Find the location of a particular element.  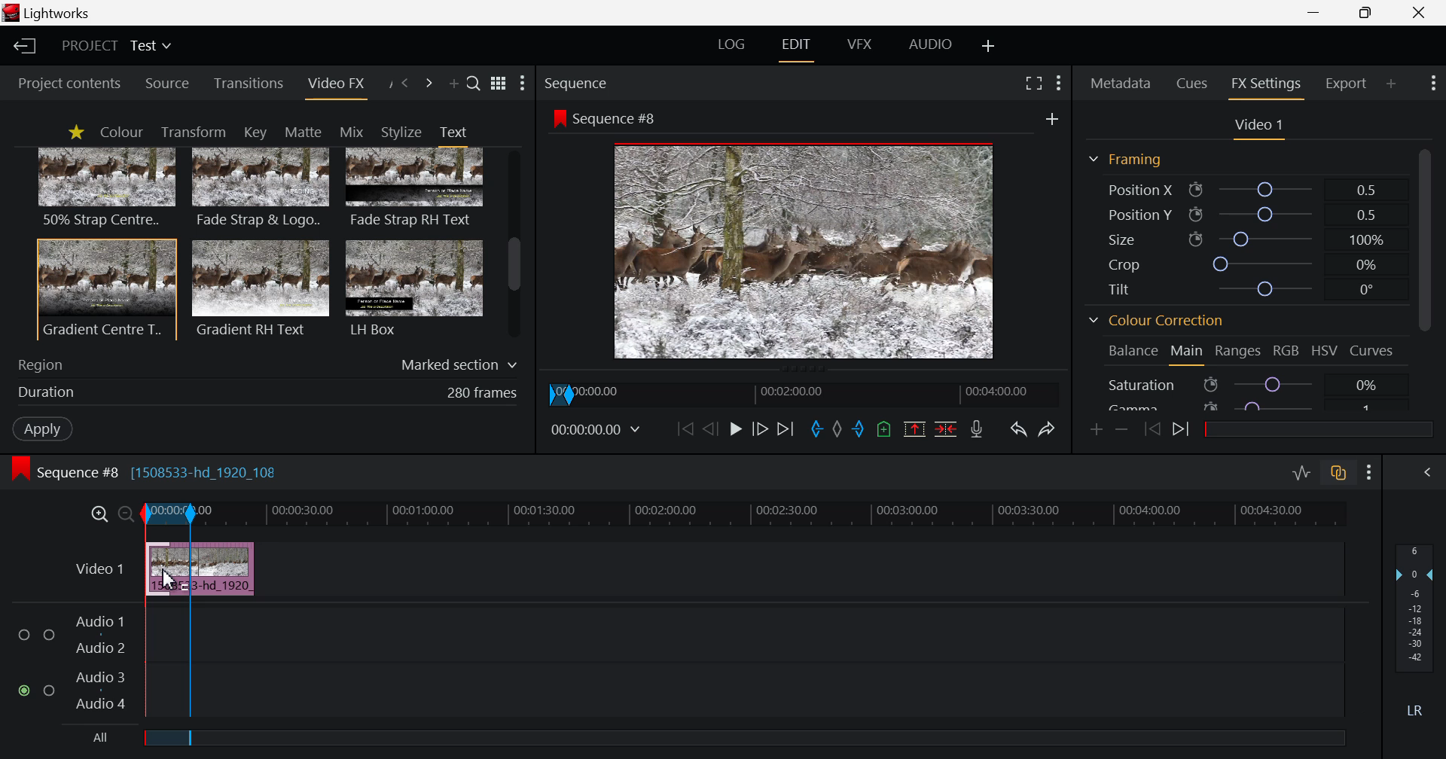

Previous Panel is located at coordinates (405, 82).